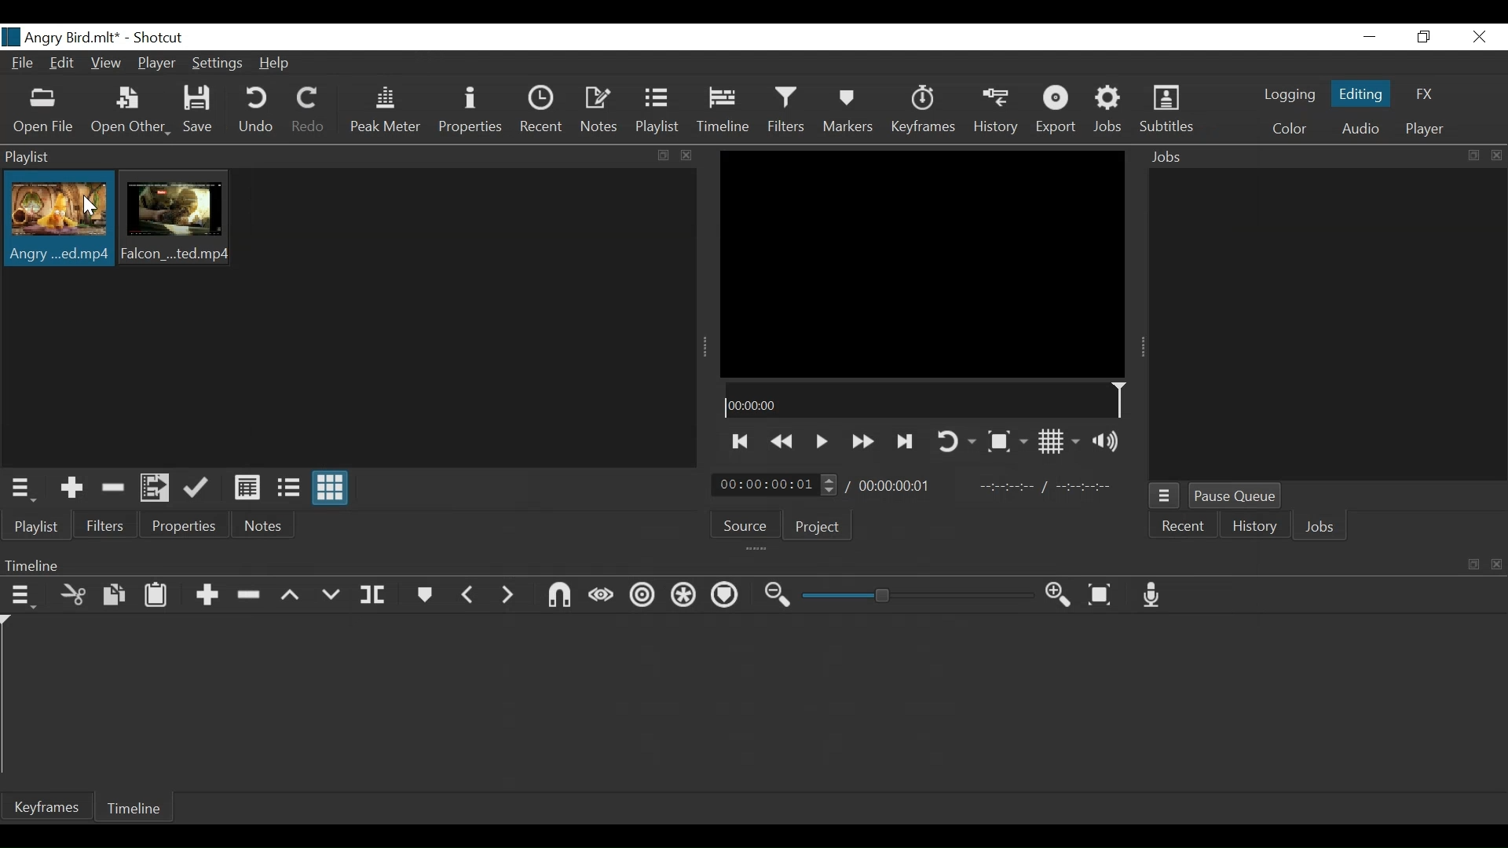 Image resolution: width=1508 pixels, height=848 pixels. What do you see at coordinates (1477, 36) in the screenshot?
I see `Close` at bounding box center [1477, 36].